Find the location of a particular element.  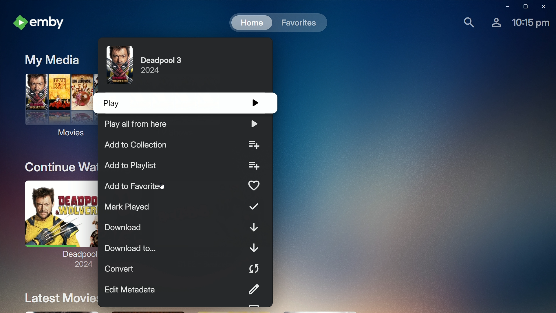

Time is located at coordinates (532, 25).